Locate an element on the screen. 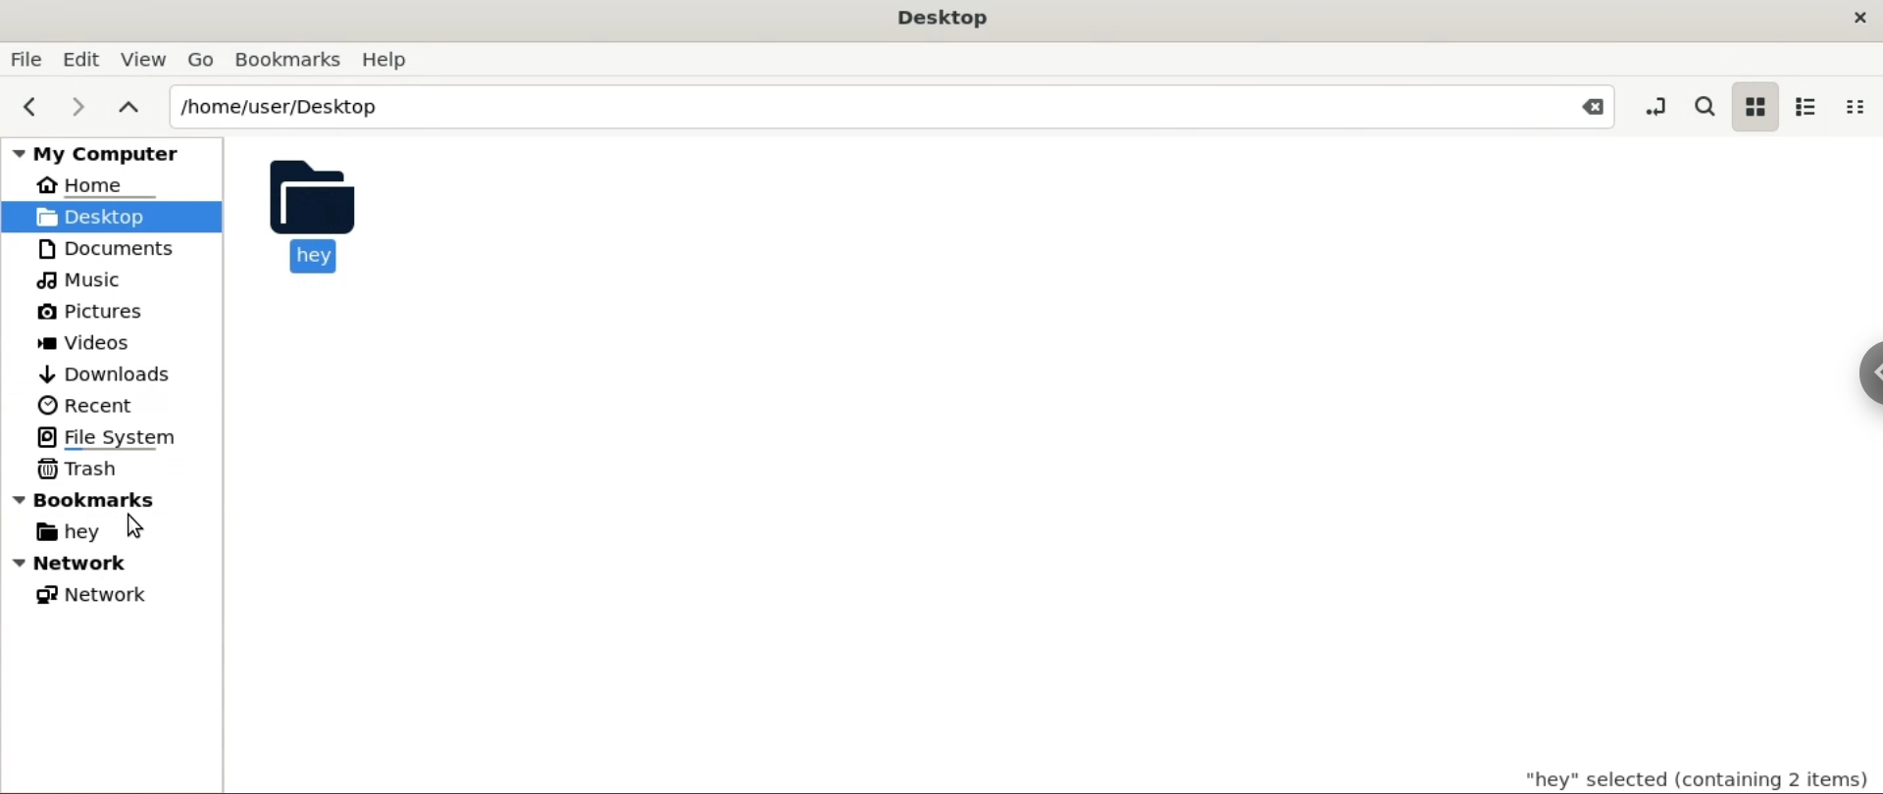 The image size is (1883, 794). icon view is located at coordinates (1752, 107).